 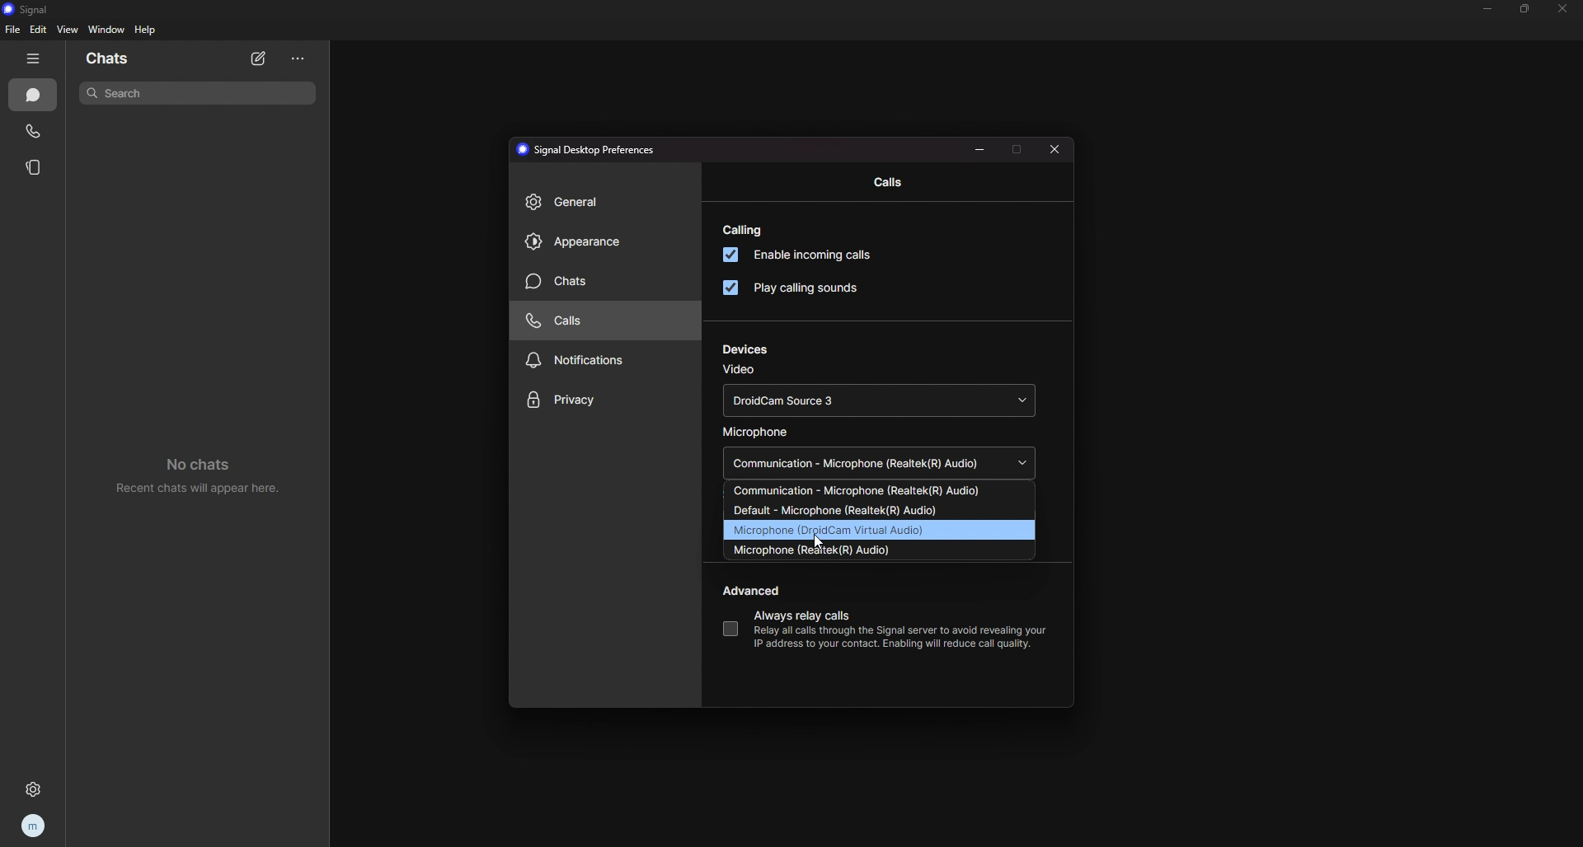 I want to click on always relay calls, so click(x=730, y=629).